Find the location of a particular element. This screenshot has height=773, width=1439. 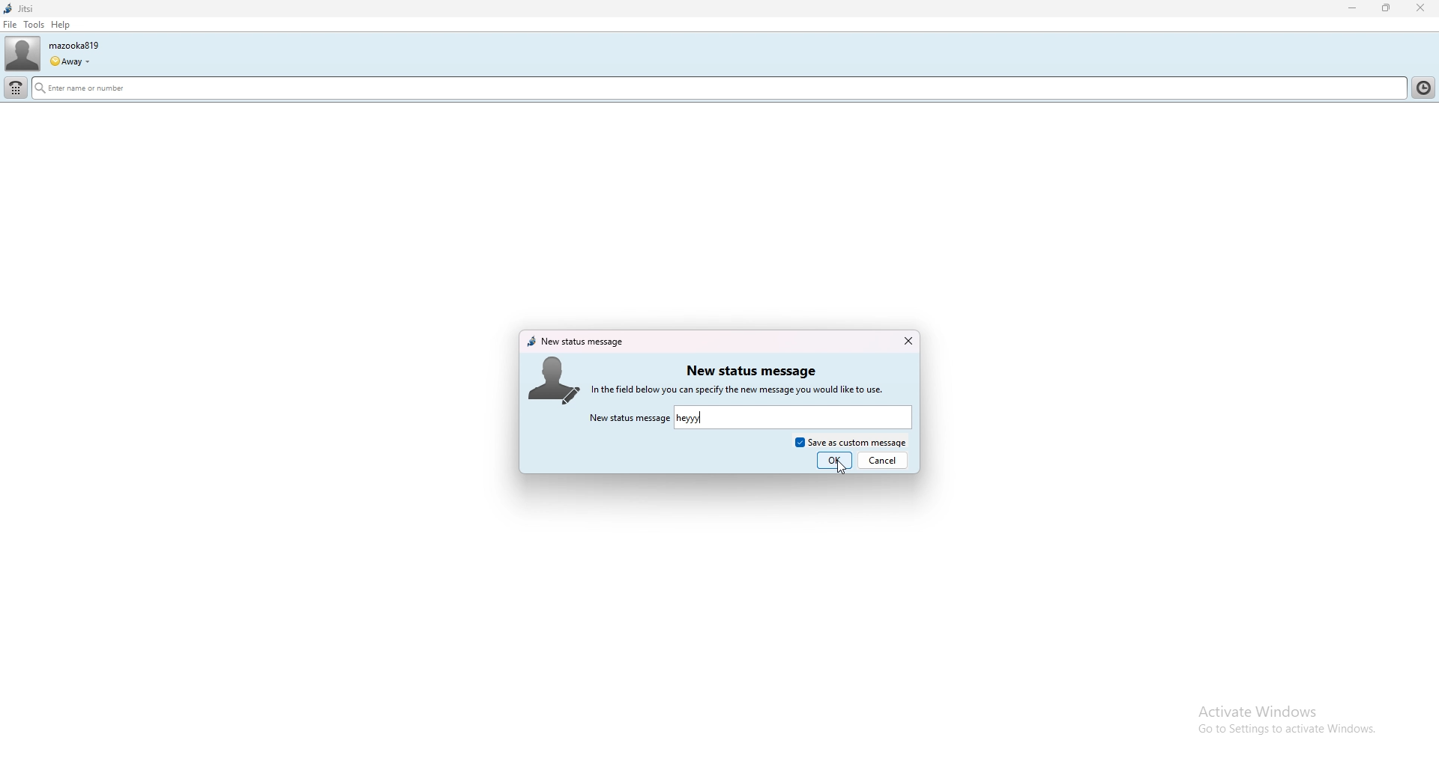

new status message is located at coordinates (629, 419).